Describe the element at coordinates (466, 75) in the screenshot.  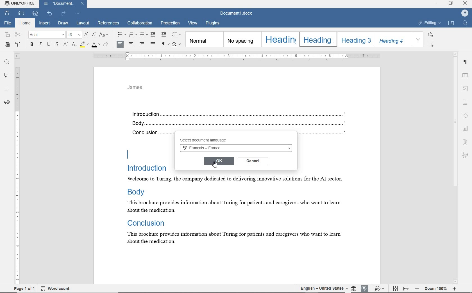
I see `table` at that location.